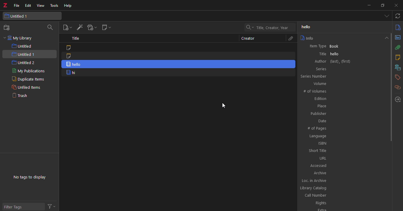 The width and height of the screenshot is (403, 211). I want to click on edit, so click(28, 5).